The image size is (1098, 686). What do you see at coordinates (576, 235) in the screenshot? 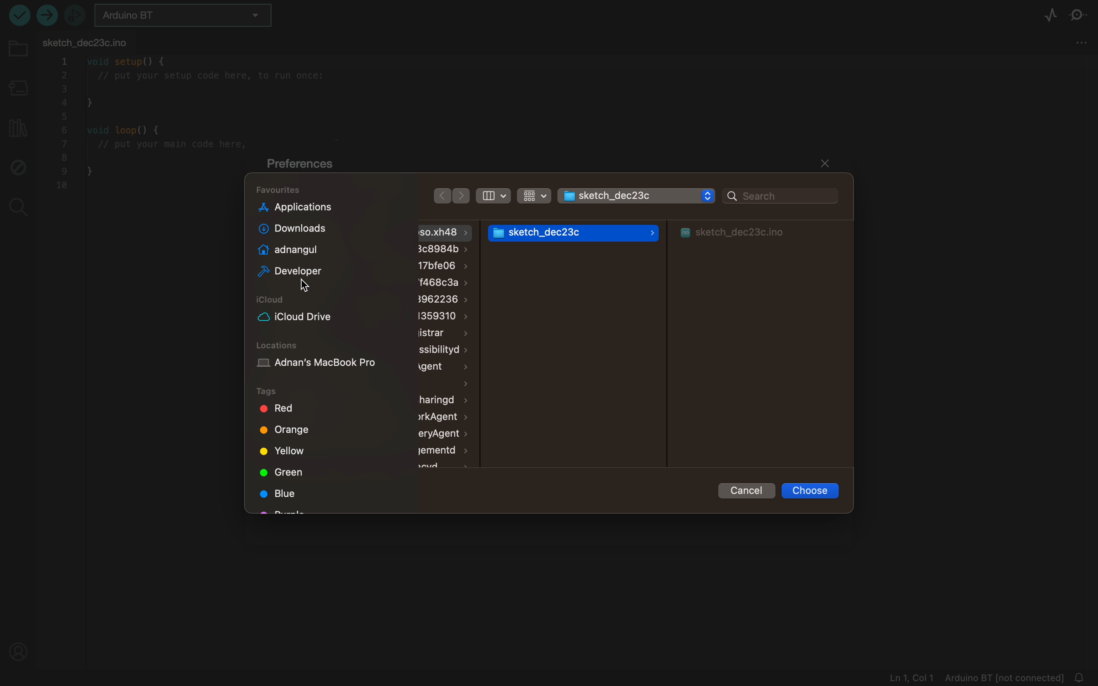
I see `folder` at bounding box center [576, 235].